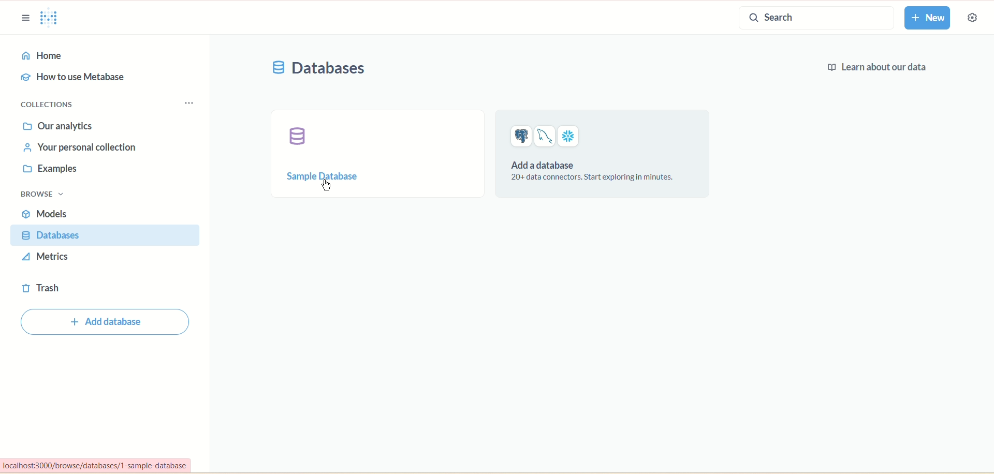 The height and width of the screenshot is (474, 994). What do you see at coordinates (377, 154) in the screenshot?
I see `sample database` at bounding box center [377, 154].